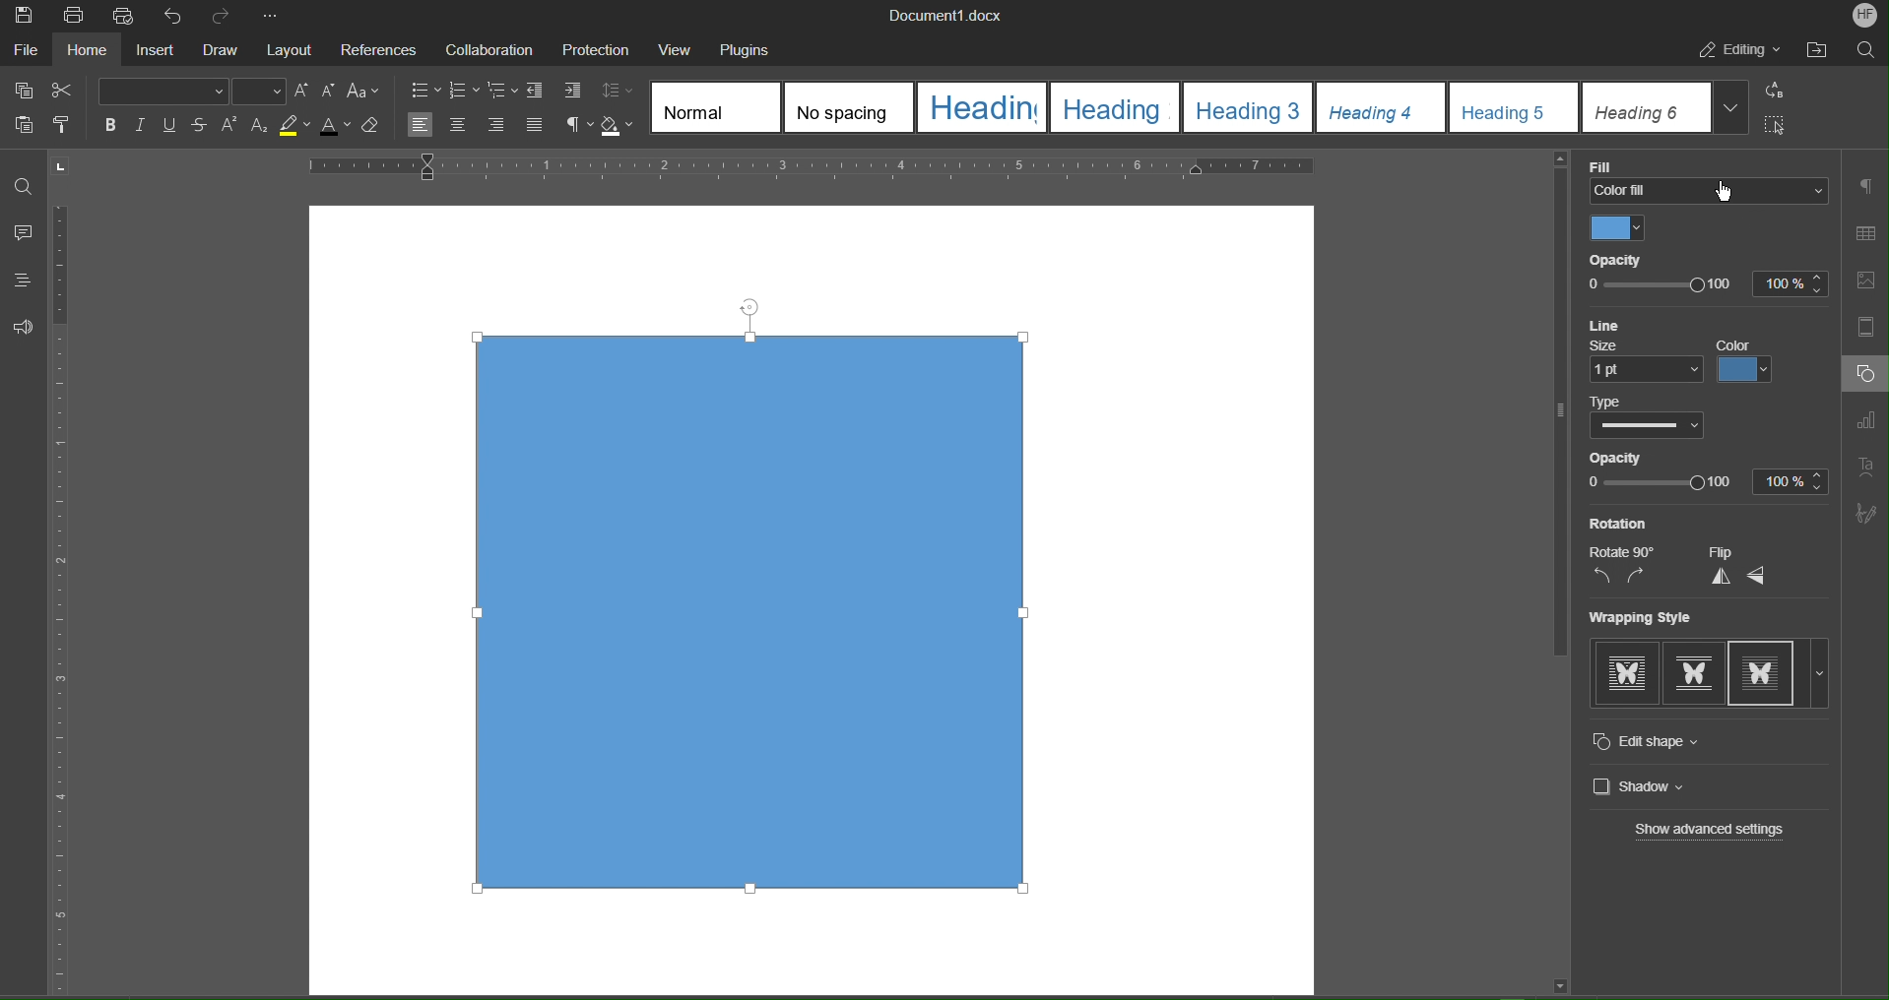  What do you see at coordinates (1600, 578) in the screenshot?
I see `Rotate CCW` at bounding box center [1600, 578].